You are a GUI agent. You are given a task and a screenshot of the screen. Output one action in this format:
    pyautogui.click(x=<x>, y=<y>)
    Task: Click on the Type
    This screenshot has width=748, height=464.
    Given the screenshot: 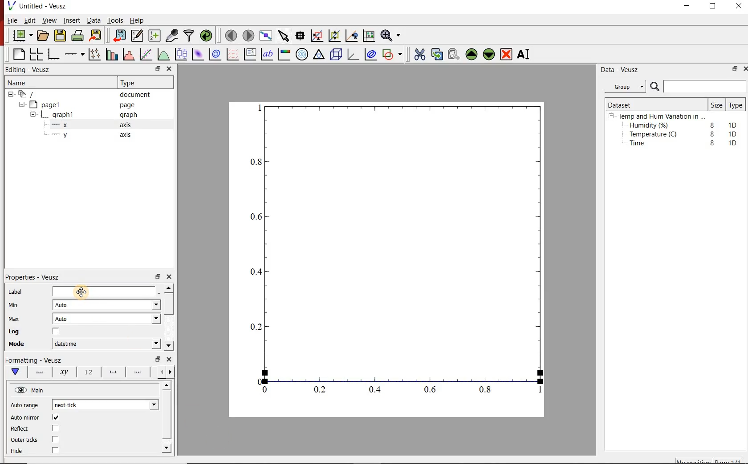 What is the action you would take?
    pyautogui.click(x=134, y=83)
    